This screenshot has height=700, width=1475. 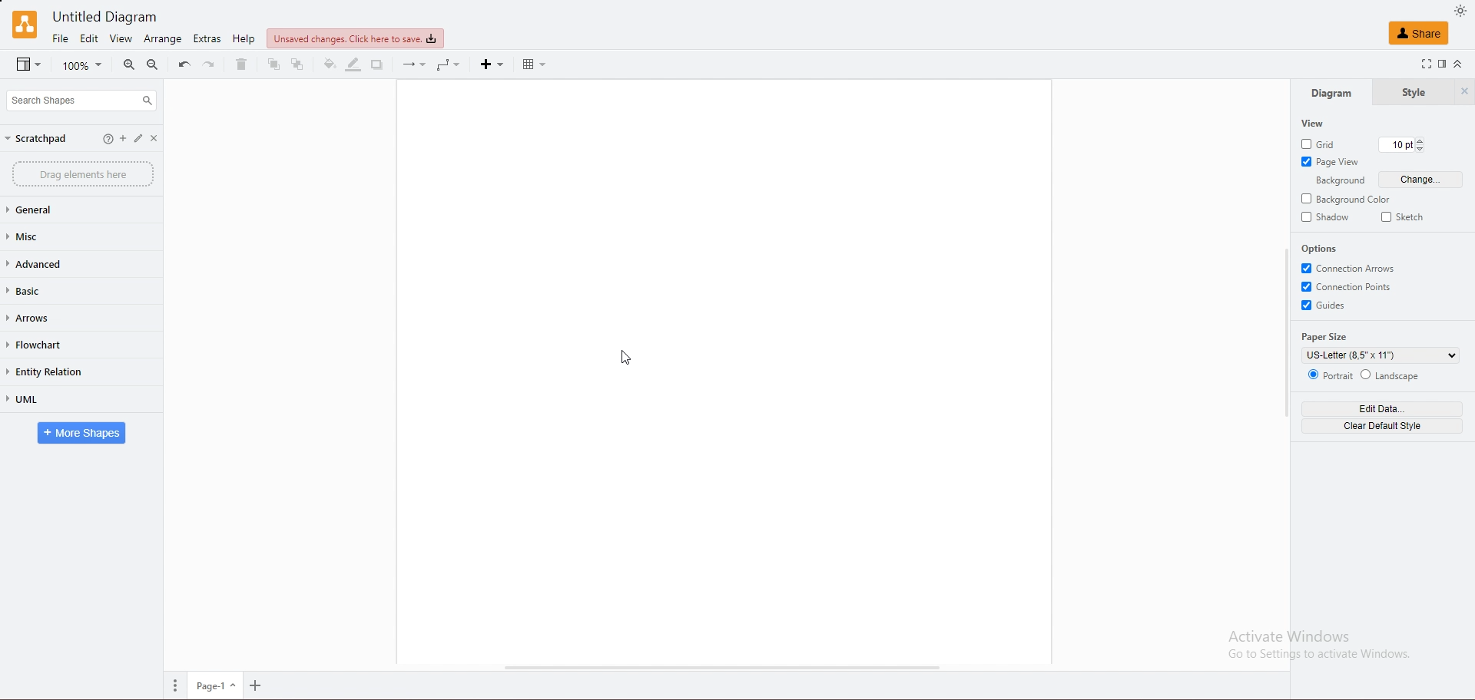 I want to click on clear default style, so click(x=1383, y=426).